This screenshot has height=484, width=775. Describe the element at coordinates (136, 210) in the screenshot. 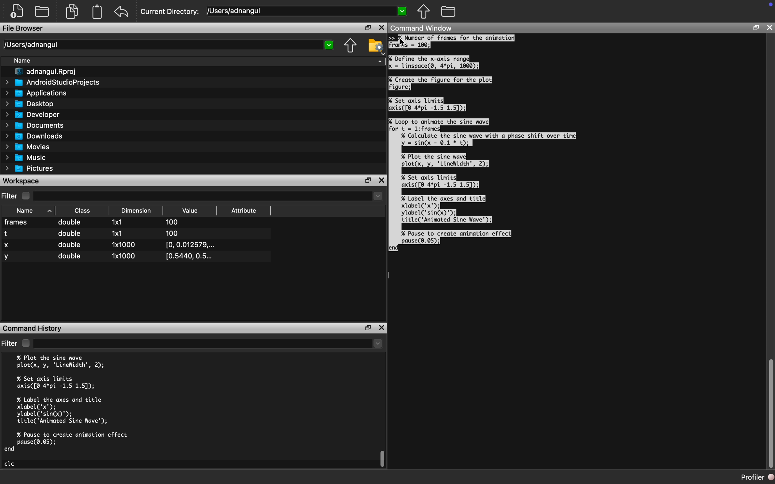

I see `Dimension` at that location.